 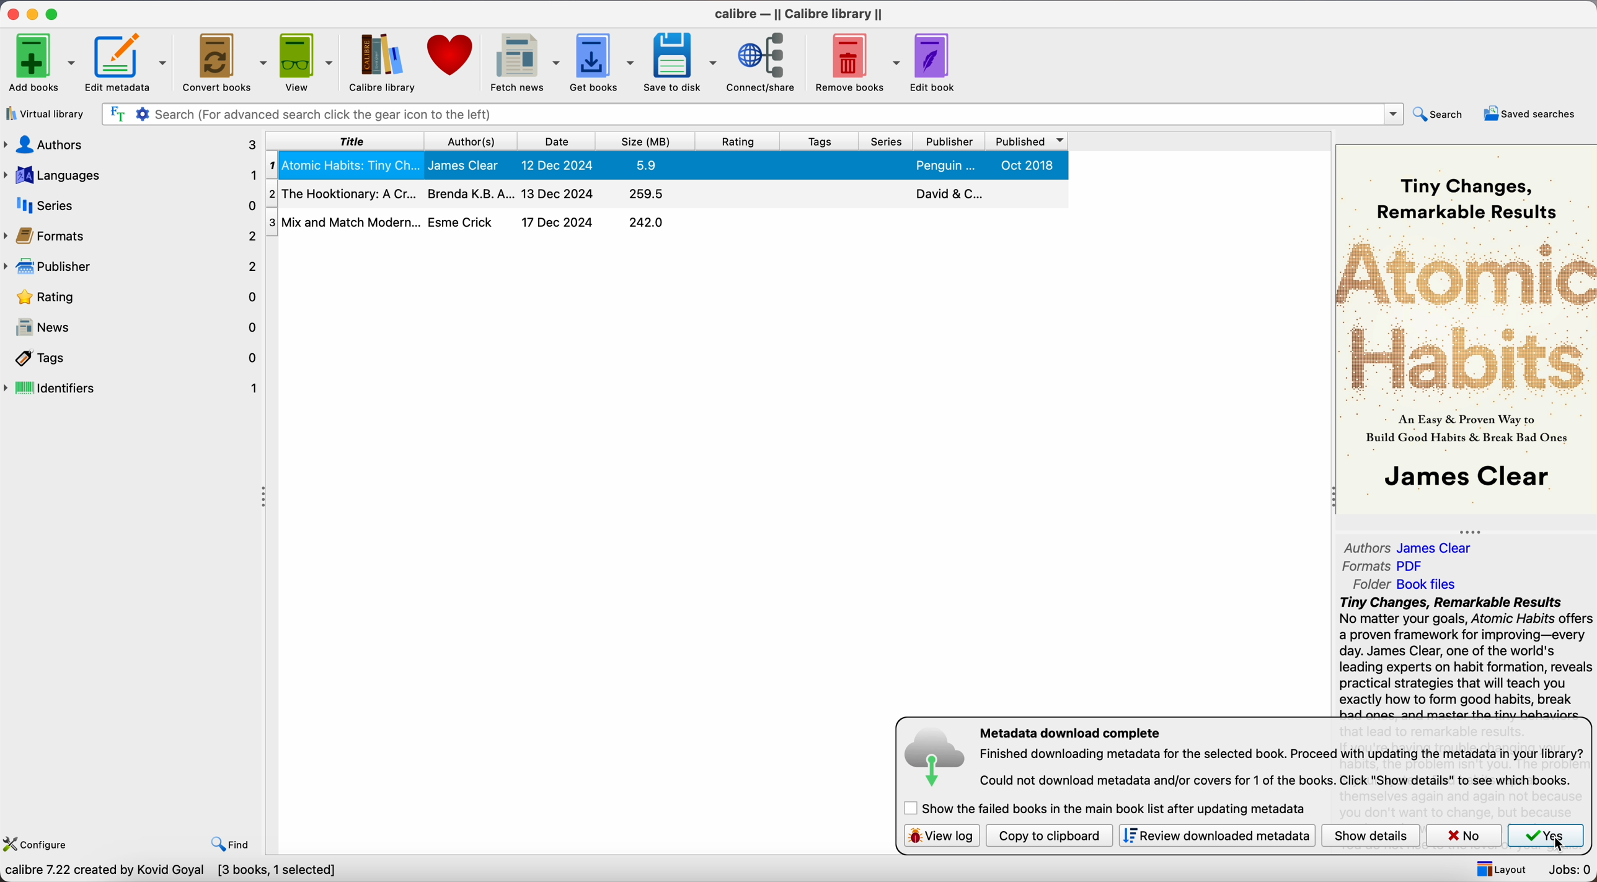 I want to click on rating, so click(x=738, y=141).